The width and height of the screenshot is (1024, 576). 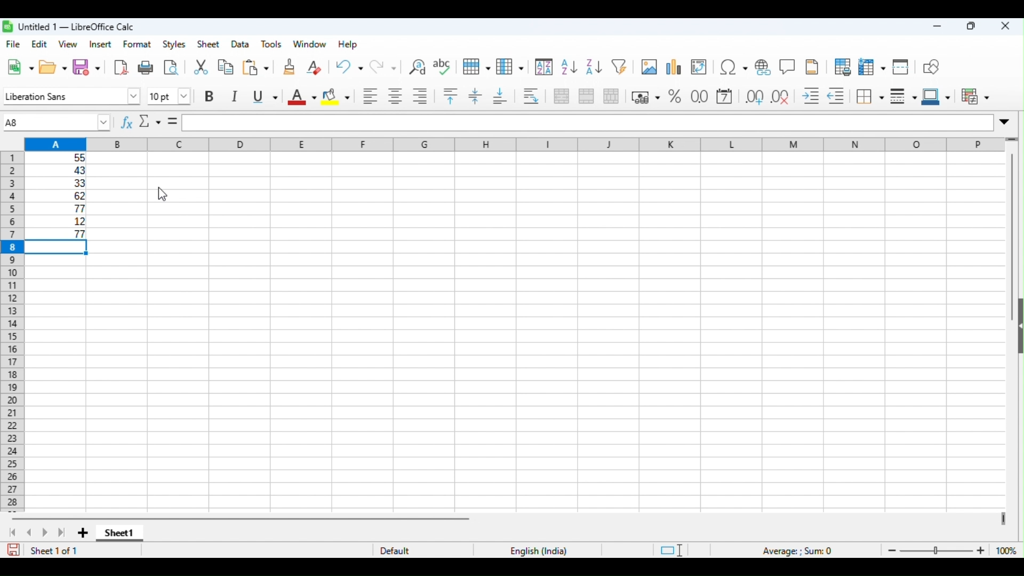 I want to click on window, so click(x=309, y=44).